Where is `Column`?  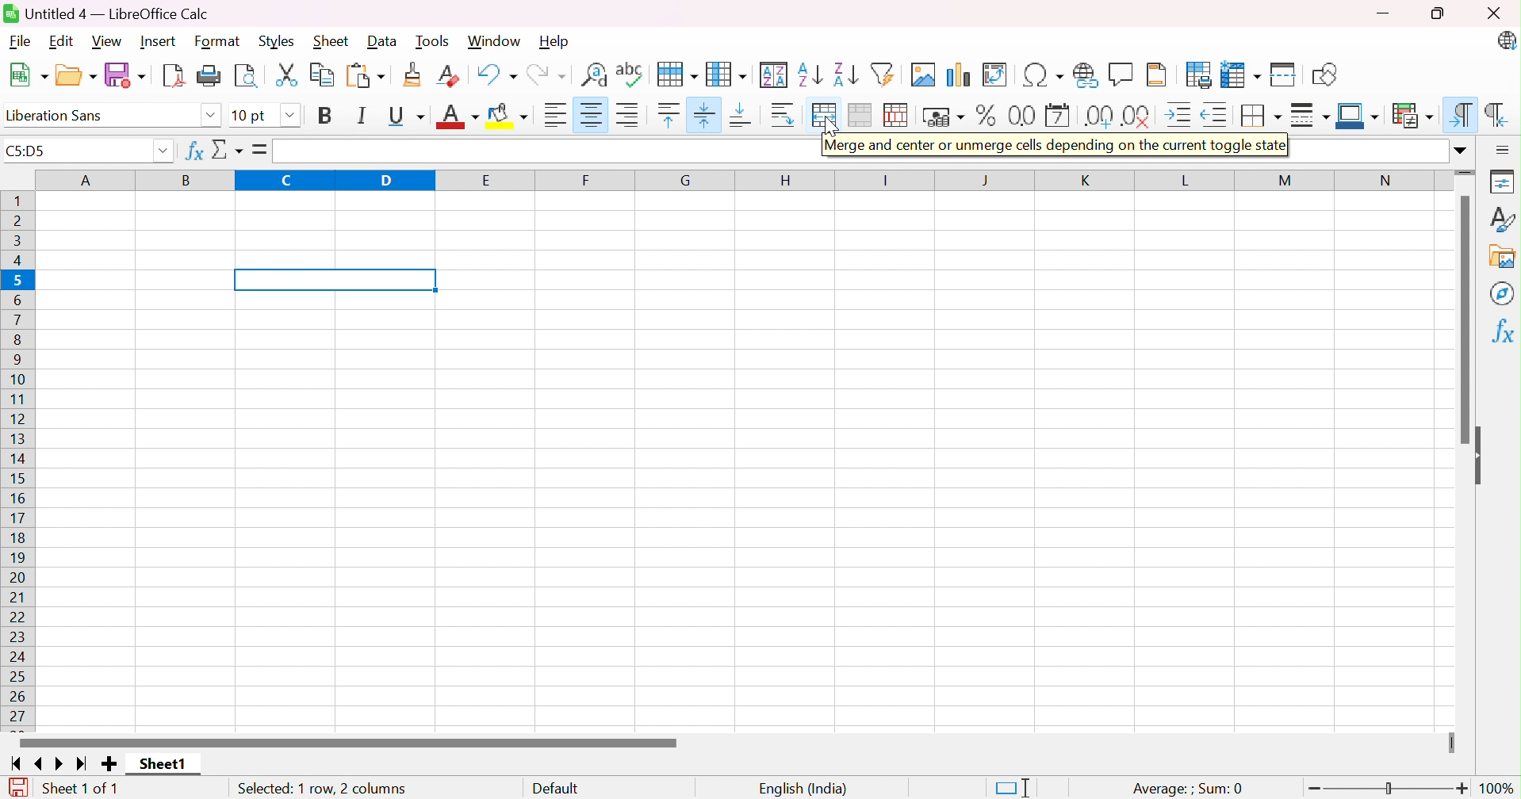
Column is located at coordinates (729, 71).